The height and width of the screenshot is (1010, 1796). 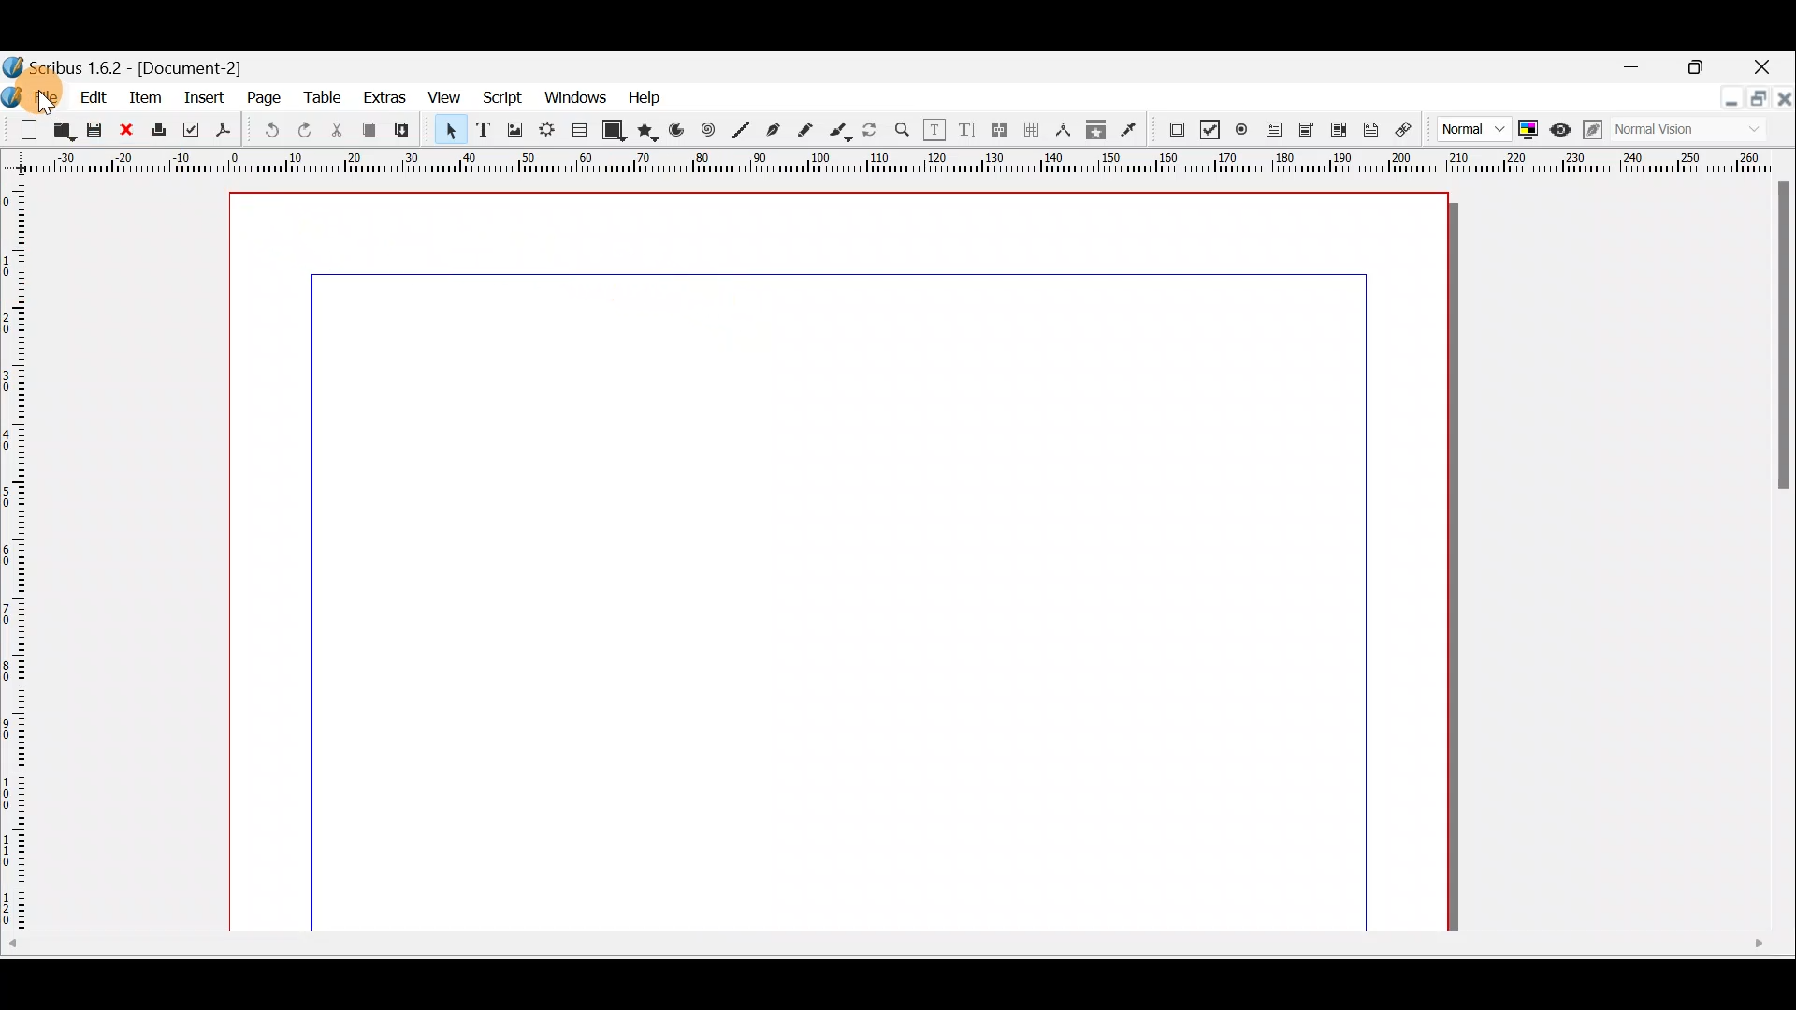 What do you see at coordinates (133, 64) in the screenshot?
I see `Document name` at bounding box center [133, 64].